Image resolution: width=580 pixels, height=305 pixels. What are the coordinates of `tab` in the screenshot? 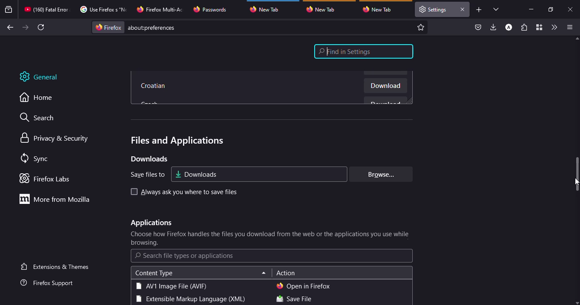 It's located at (268, 8).